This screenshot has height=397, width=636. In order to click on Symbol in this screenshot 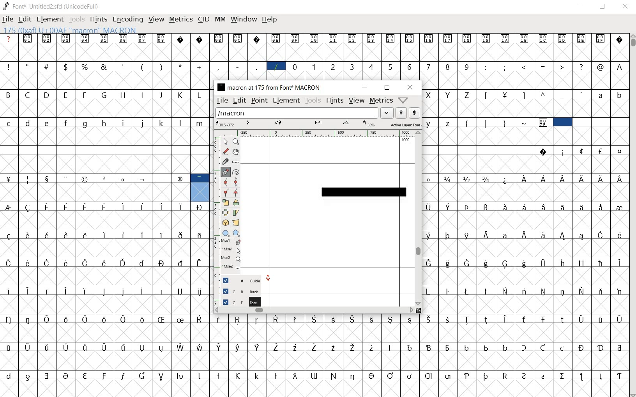, I will do `click(199, 39)`.